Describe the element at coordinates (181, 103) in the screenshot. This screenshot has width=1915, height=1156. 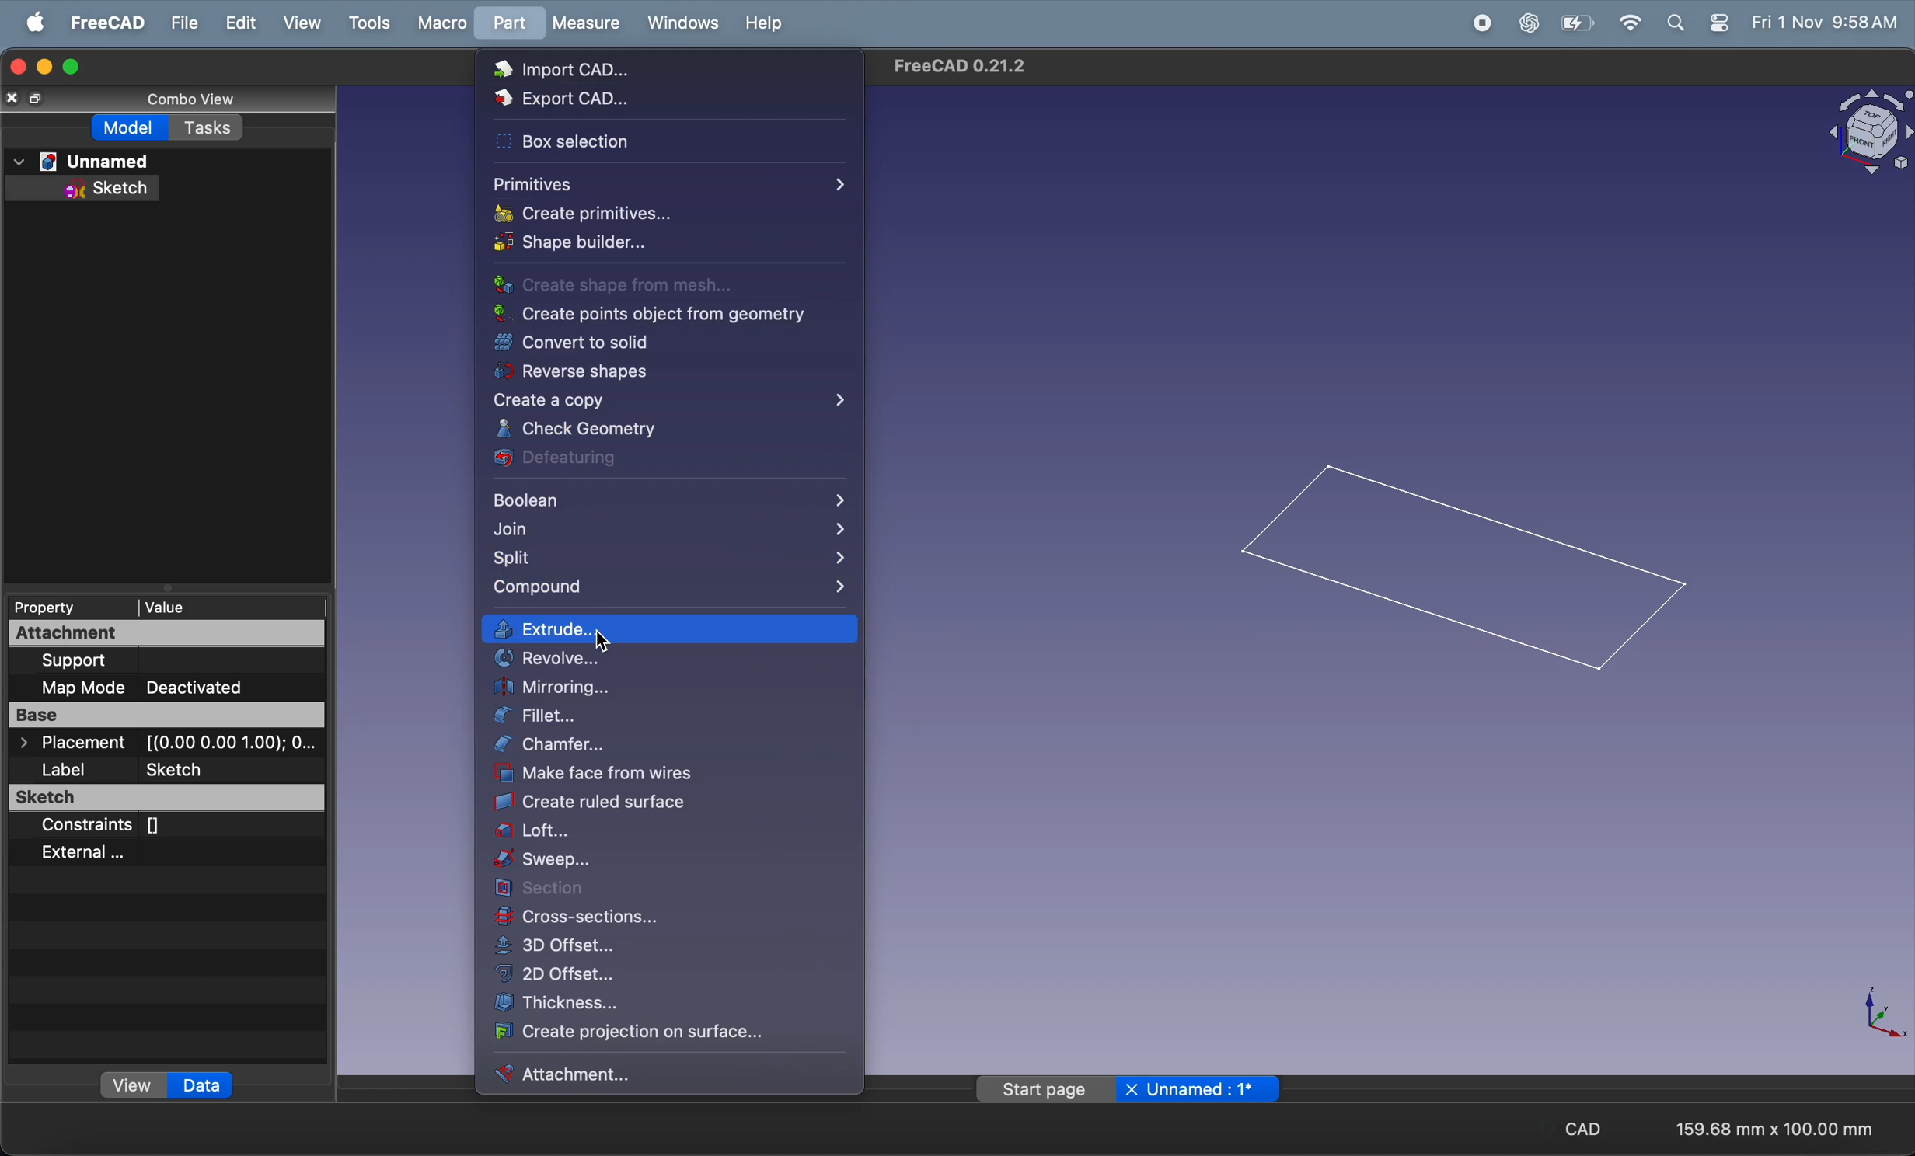
I see `combo view` at that location.